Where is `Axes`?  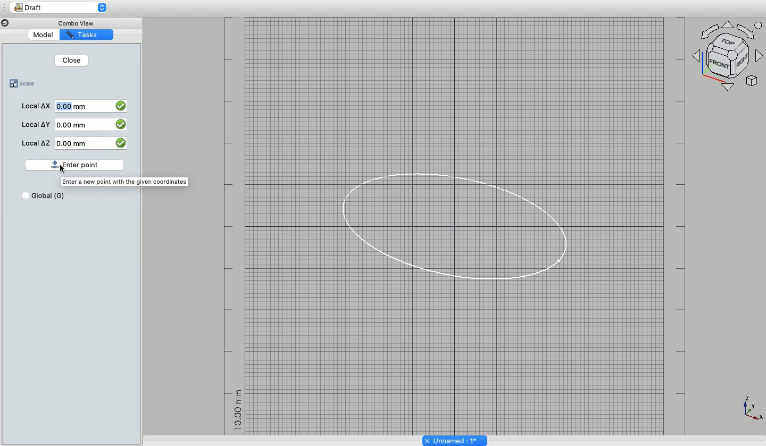 Axes is located at coordinates (752, 410).